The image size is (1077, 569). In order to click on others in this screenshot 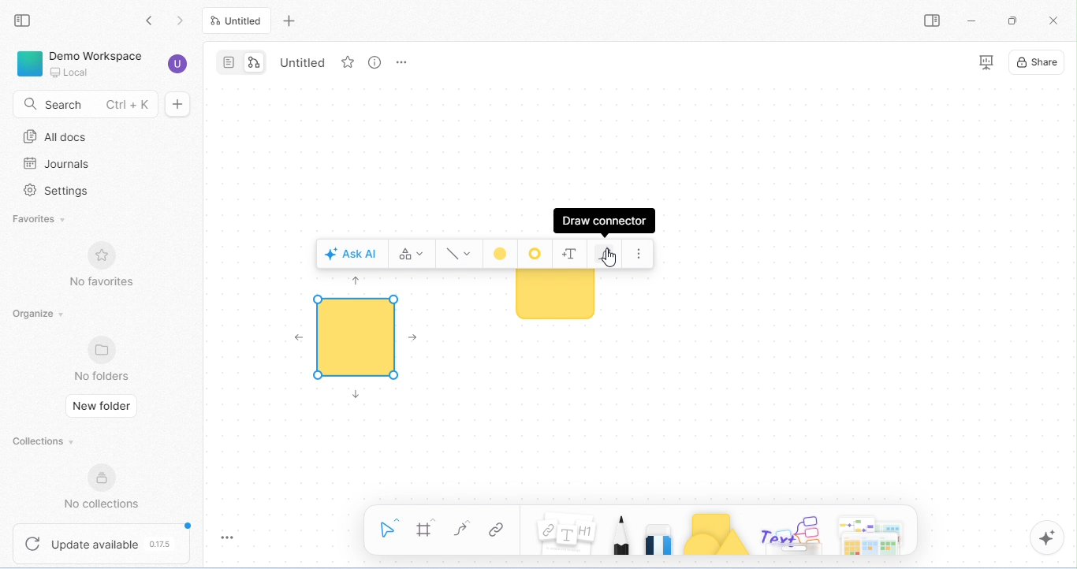, I will do `click(793, 534)`.